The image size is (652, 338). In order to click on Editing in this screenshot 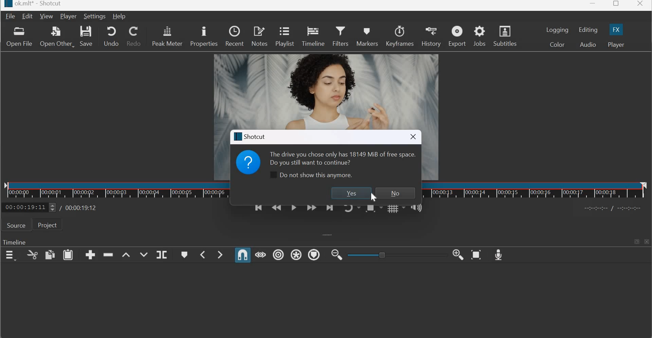, I will do `click(588, 30)`.